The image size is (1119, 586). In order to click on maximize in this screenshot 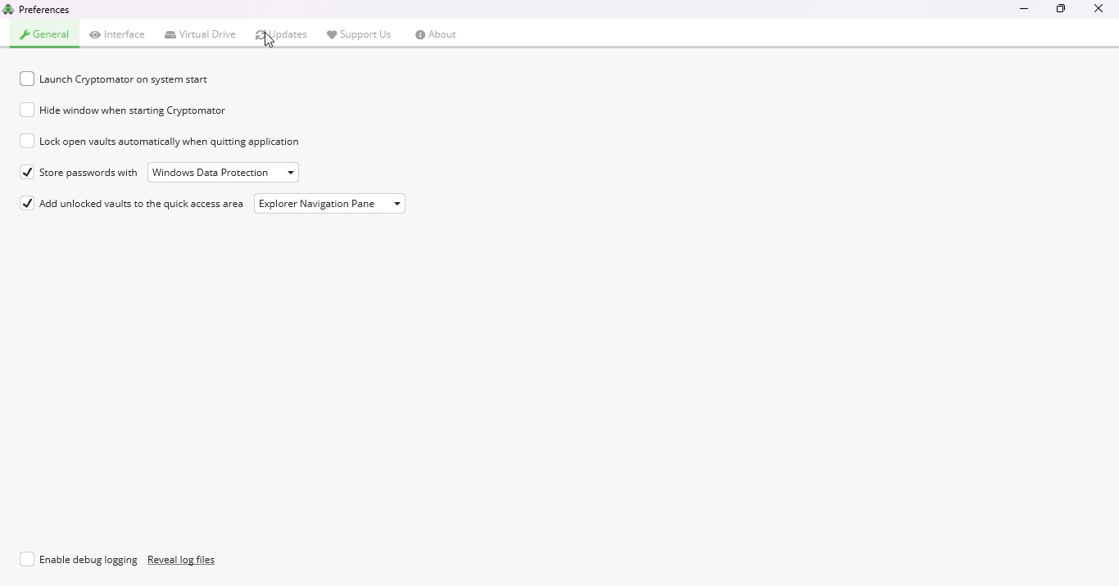, I will do `click(1062, 8)`.